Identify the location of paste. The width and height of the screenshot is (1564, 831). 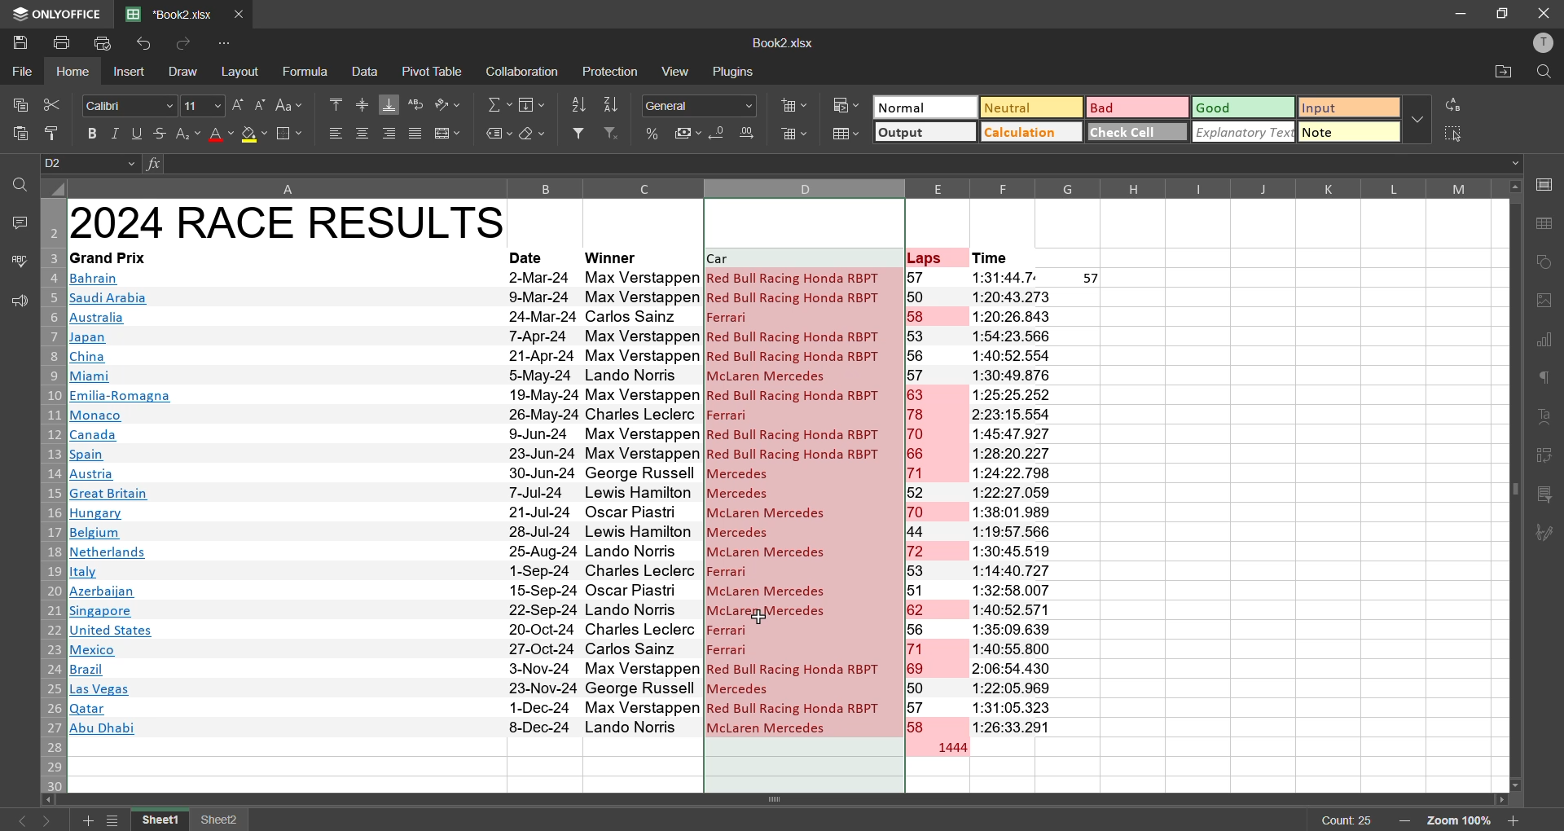
(21, 137).